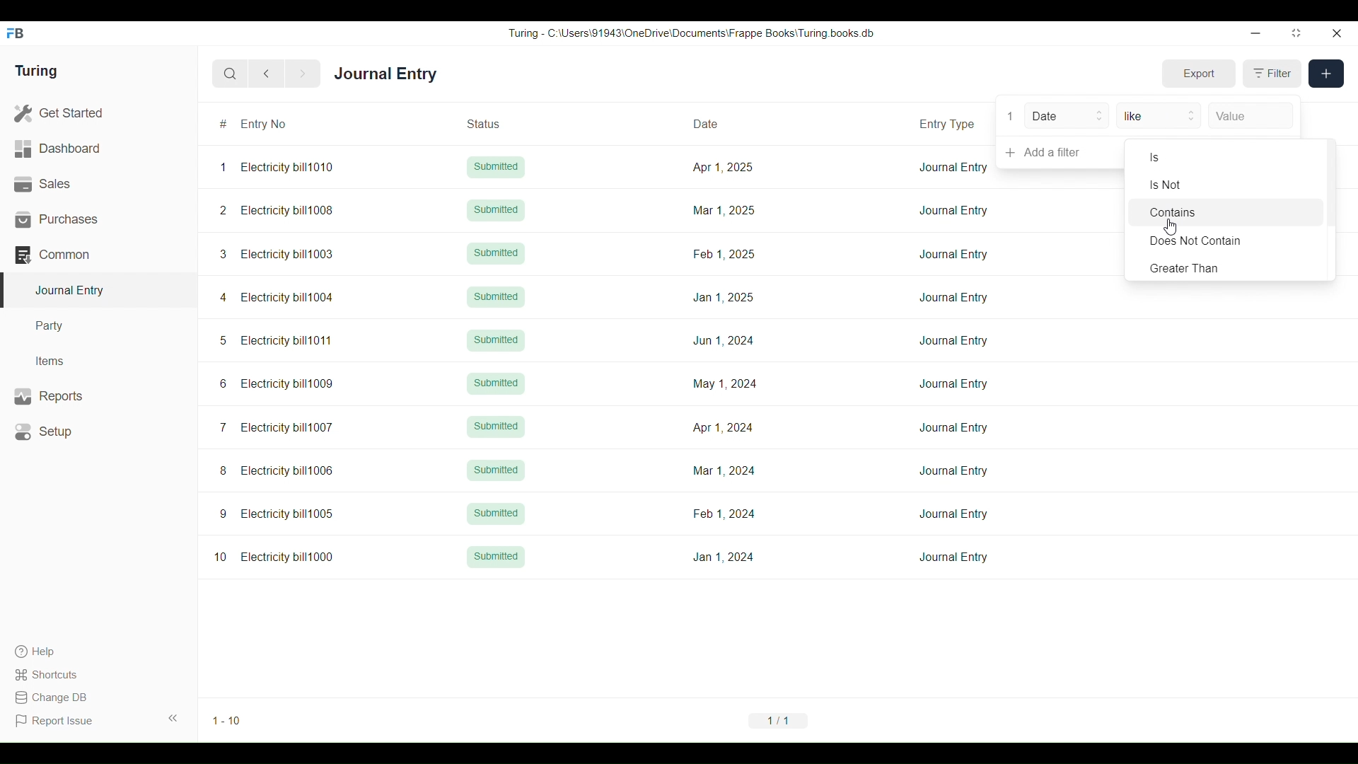 This screenshot has width=1358, height=764. What do you see at coordinates (724, 470) in the screenshot?
I see `Mar 1, 2024` at bounding box center [724, 470].